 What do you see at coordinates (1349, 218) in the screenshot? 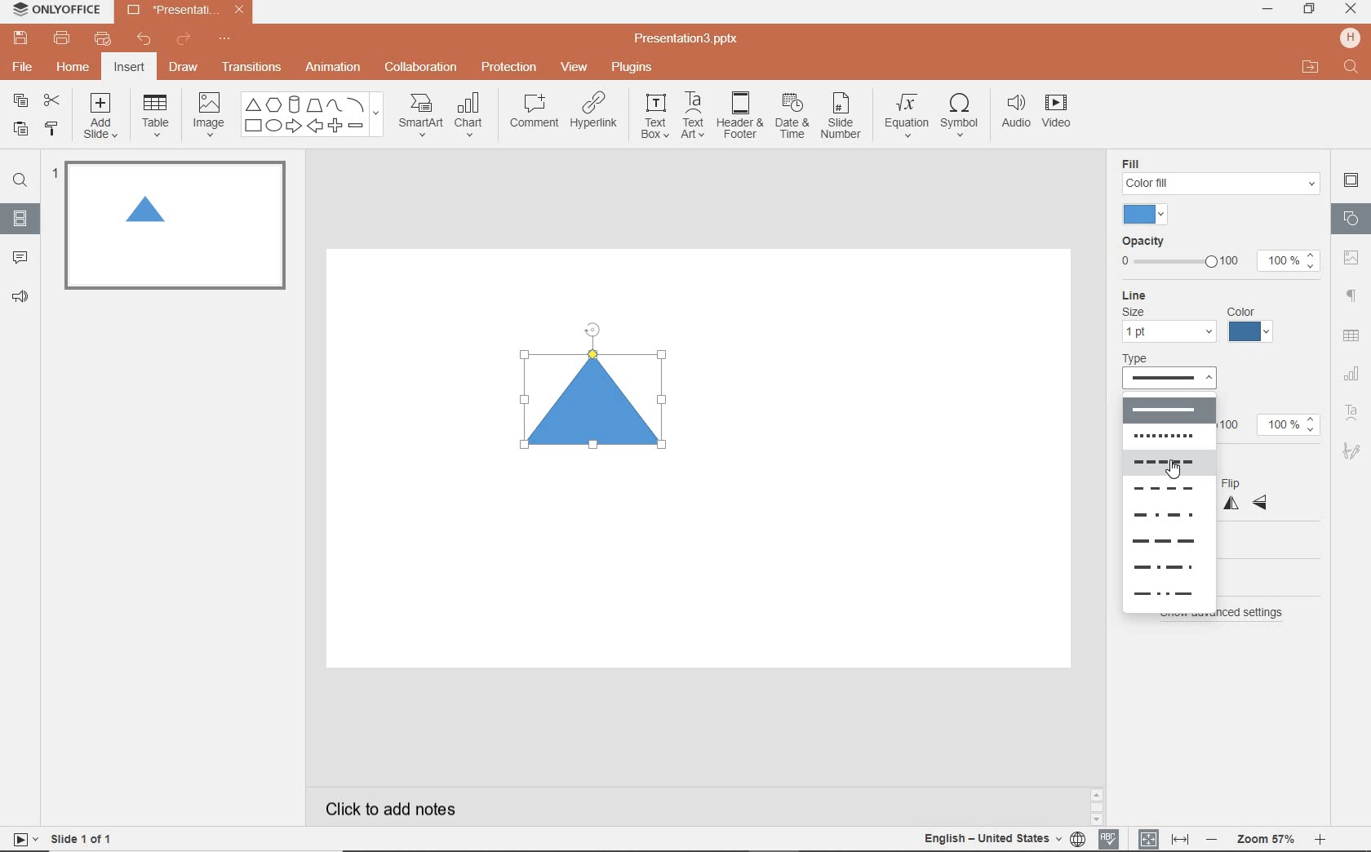
I see `SHAPE SETTINGS` at bounding box center [1349, 218].